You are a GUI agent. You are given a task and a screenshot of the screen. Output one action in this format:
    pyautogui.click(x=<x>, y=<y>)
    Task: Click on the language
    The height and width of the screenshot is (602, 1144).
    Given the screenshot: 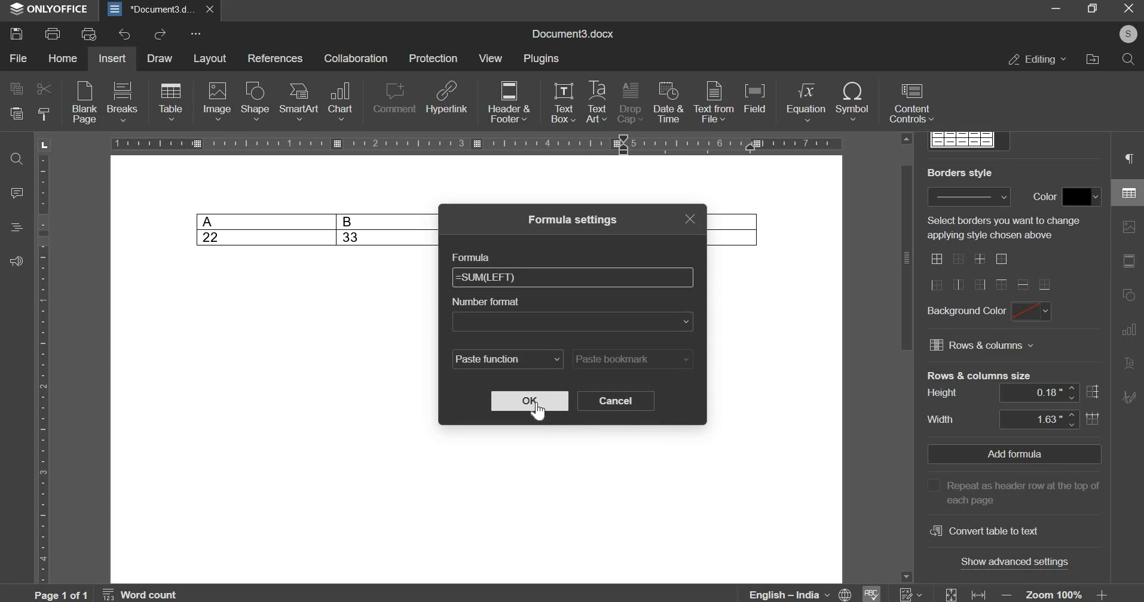 What is the action you would take?
    pyautogui.click(x=801, y=593)
    